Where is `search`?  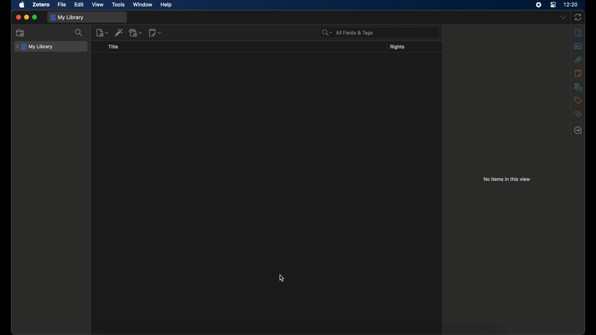 search is located at coordinates (79, 33).